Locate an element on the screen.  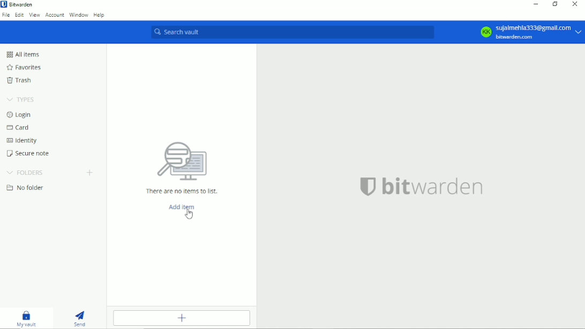
Favorites is located at coordinates (24, 68).